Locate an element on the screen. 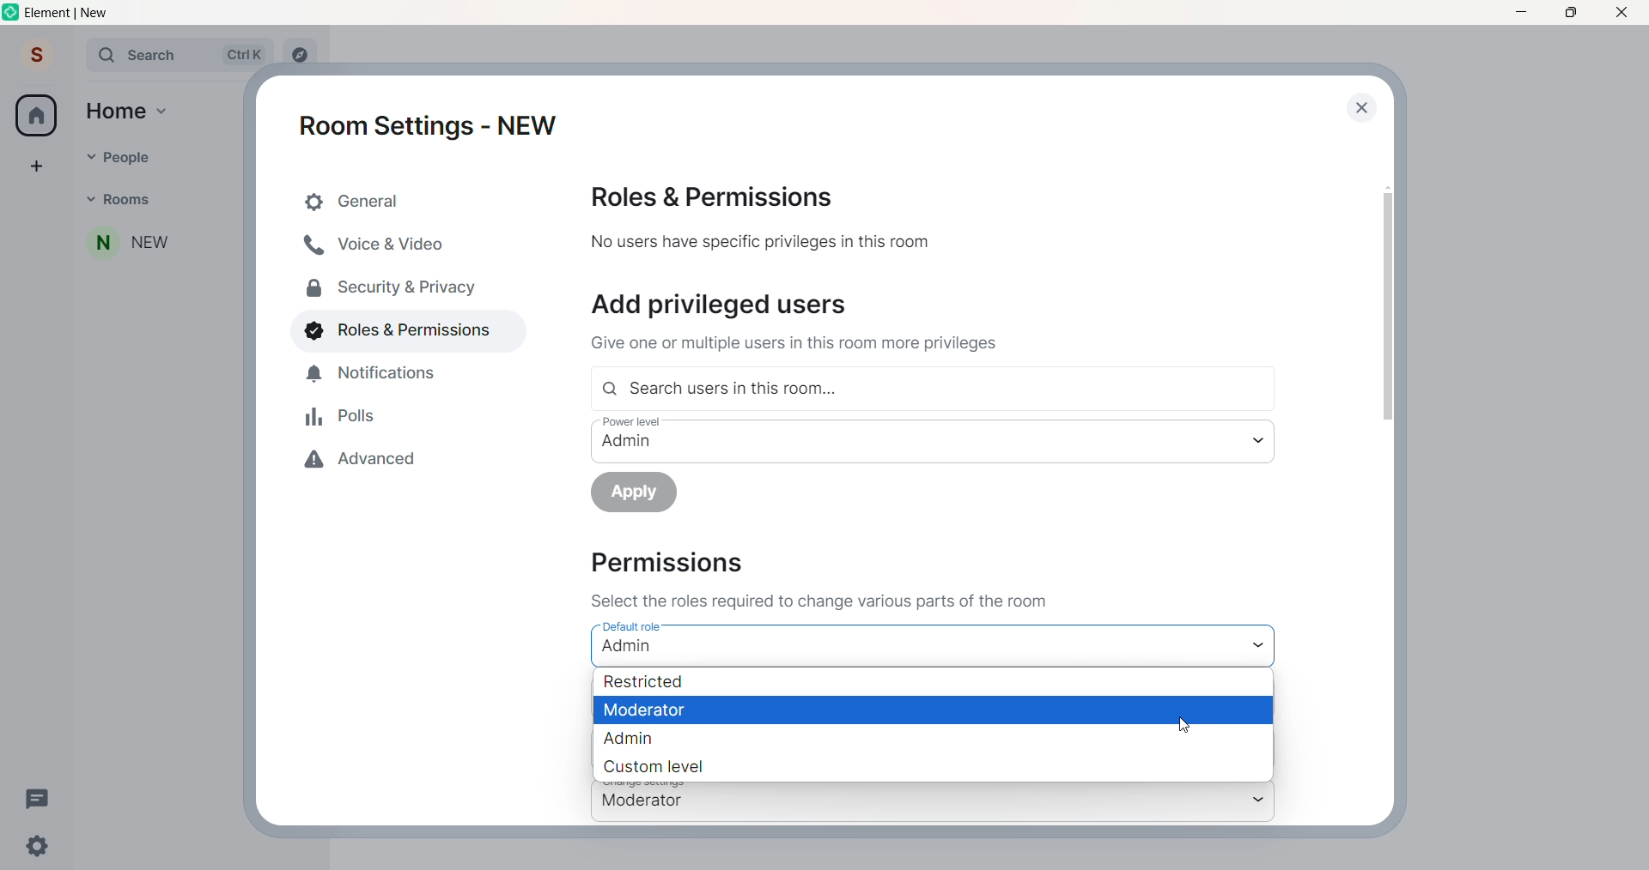 This screenshot has height=870, width=1649. apply is located at coordinates (646, 494).